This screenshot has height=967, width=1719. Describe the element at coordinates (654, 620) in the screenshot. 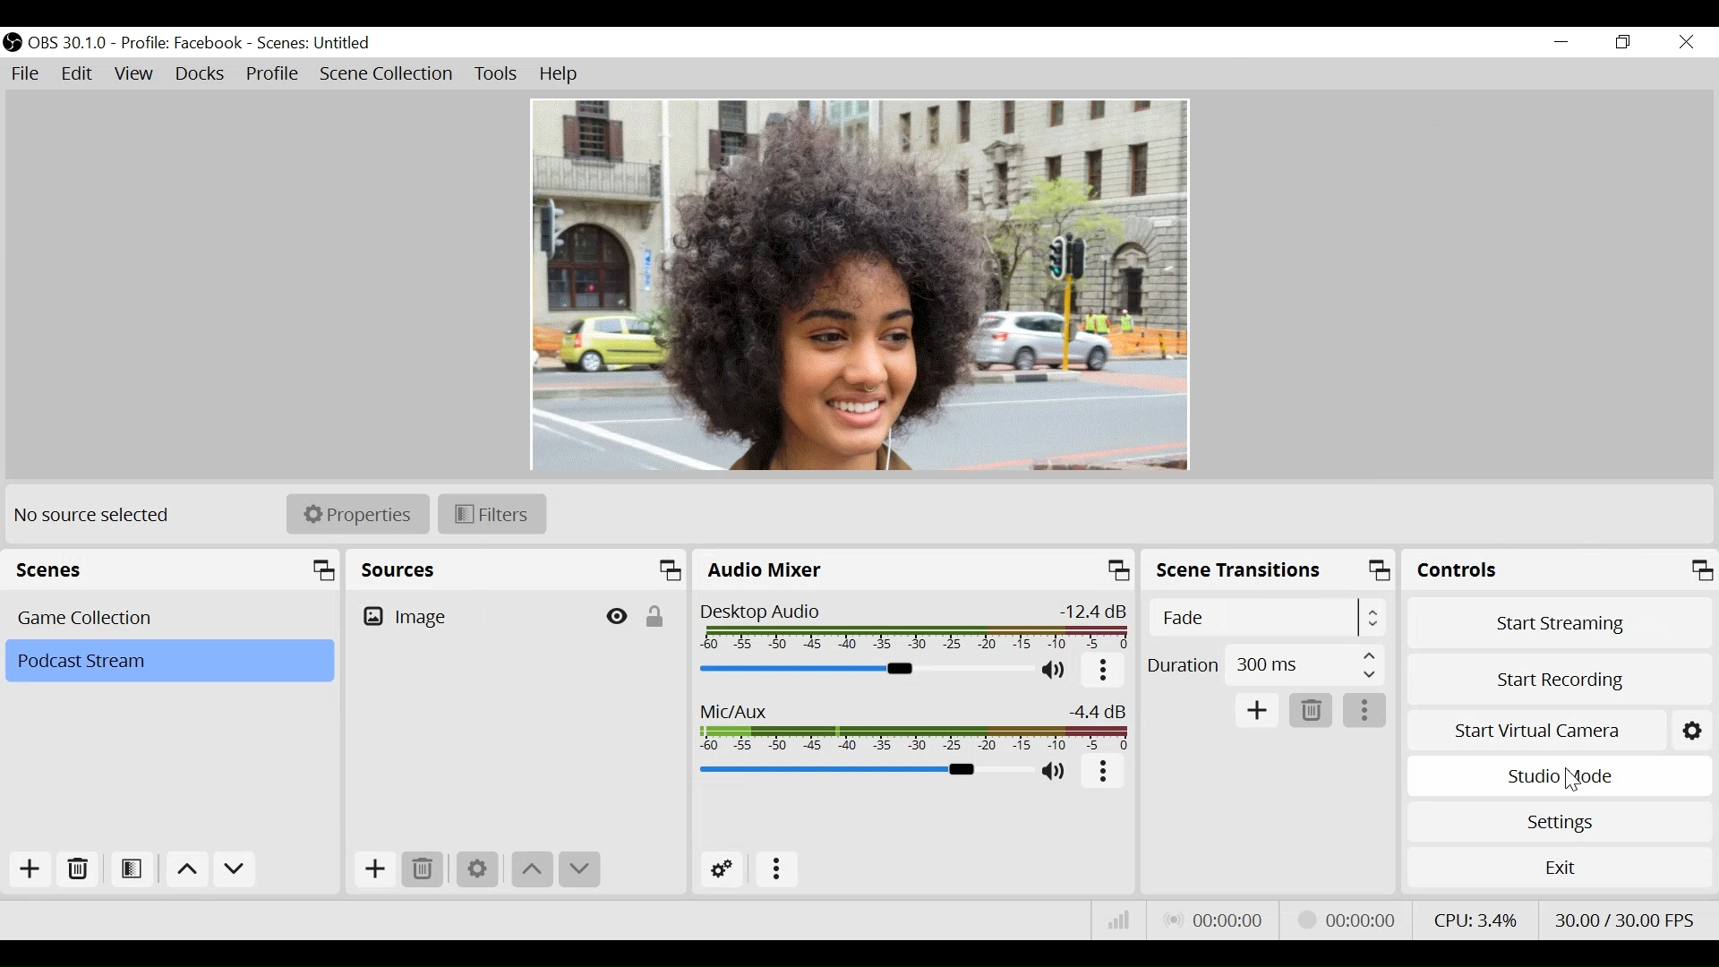

I see `(un)lock` at that location.